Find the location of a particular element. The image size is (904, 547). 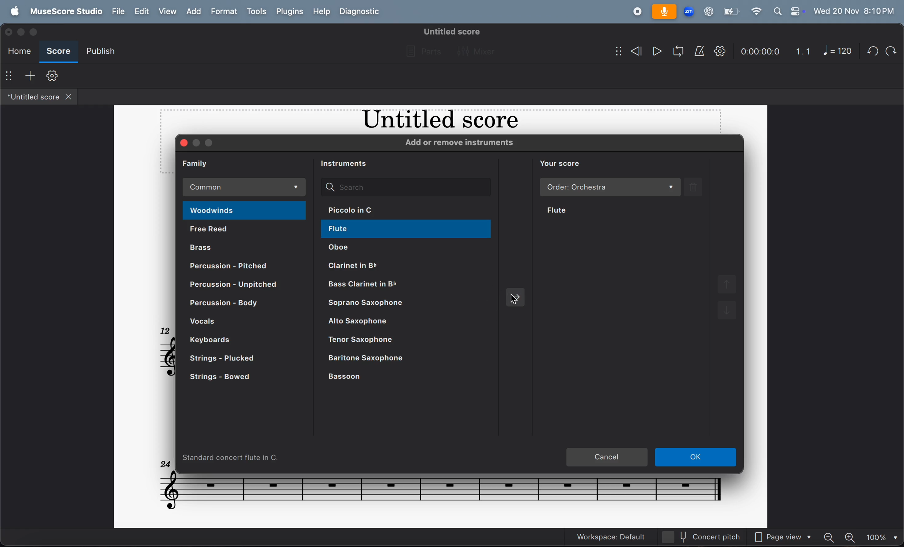

music title is located at coordinates (435, 121).